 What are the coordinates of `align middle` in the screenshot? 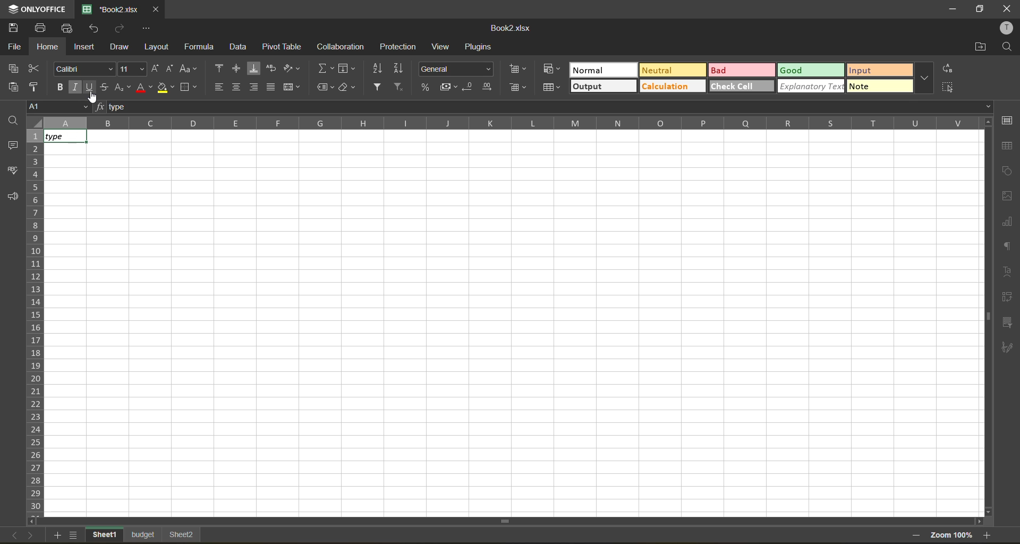 It's located at (238, 70).